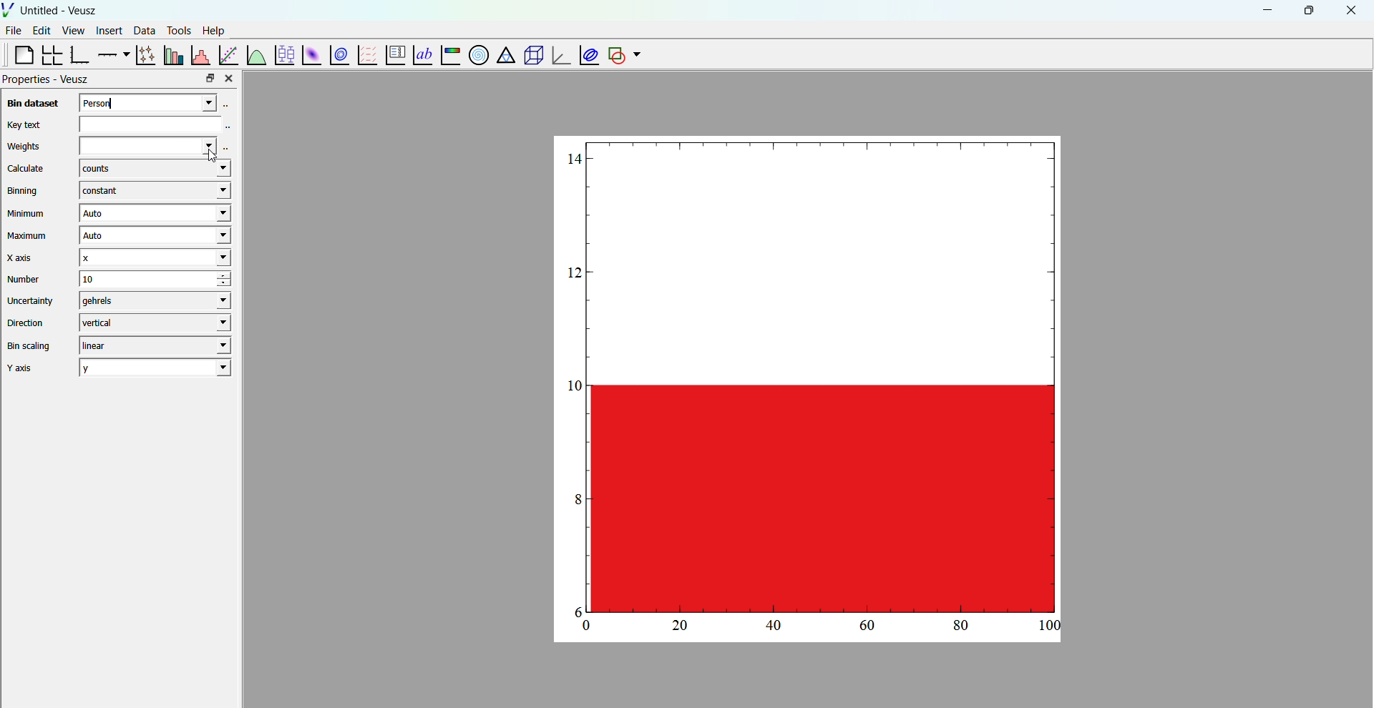  I want to click on Auto , so click(154, 214).